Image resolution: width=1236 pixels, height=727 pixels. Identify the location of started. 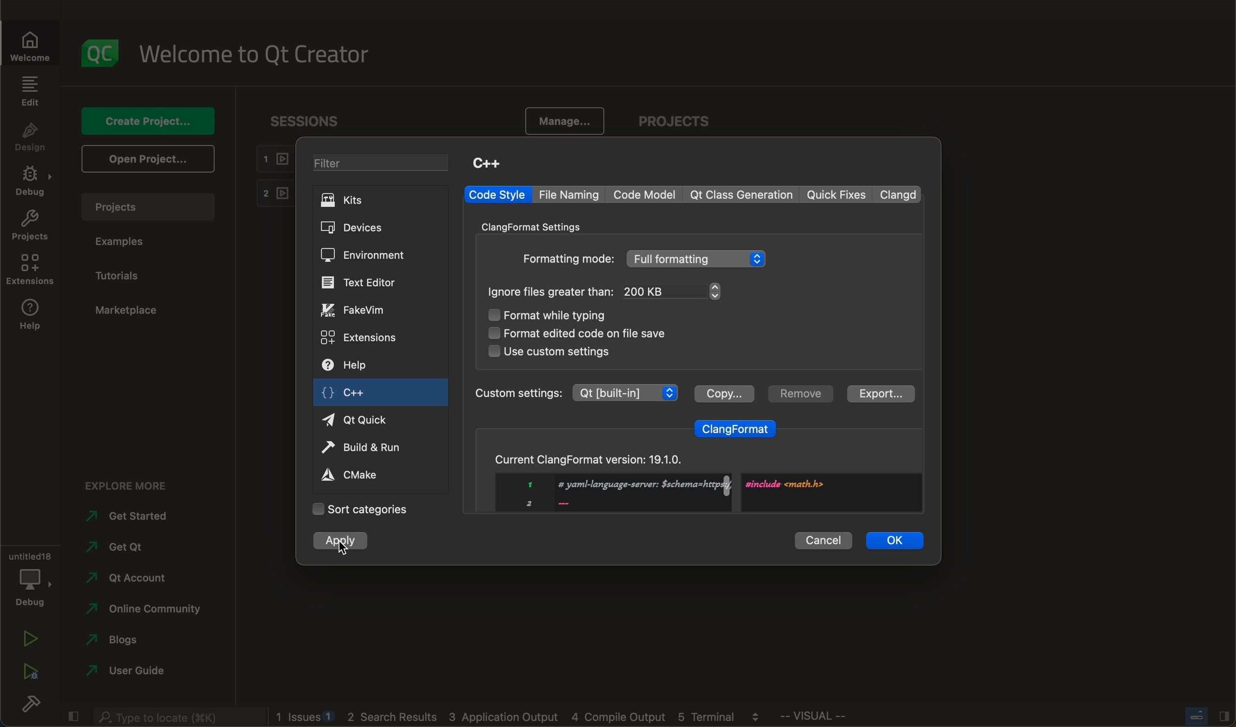
(135, 516).